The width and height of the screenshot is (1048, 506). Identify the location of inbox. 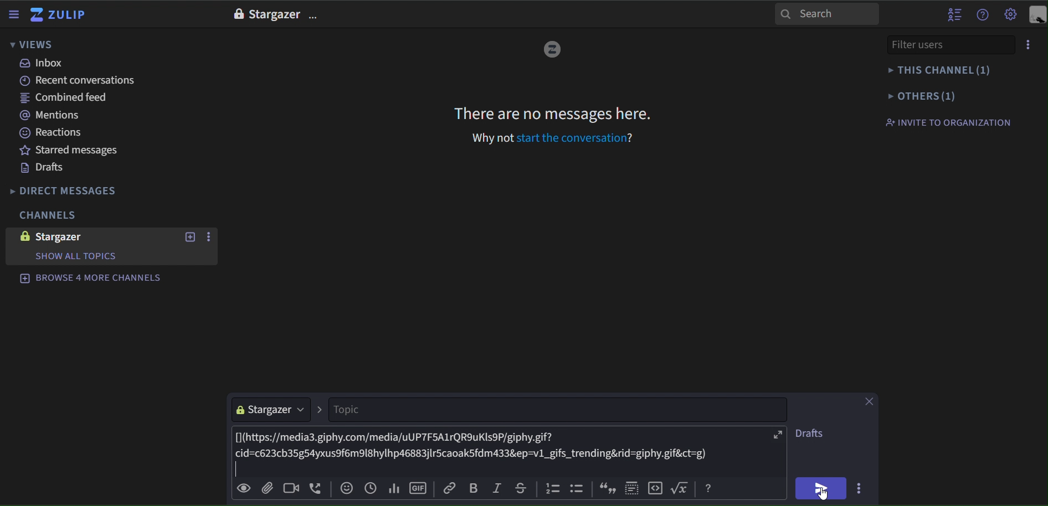
(43, 63).